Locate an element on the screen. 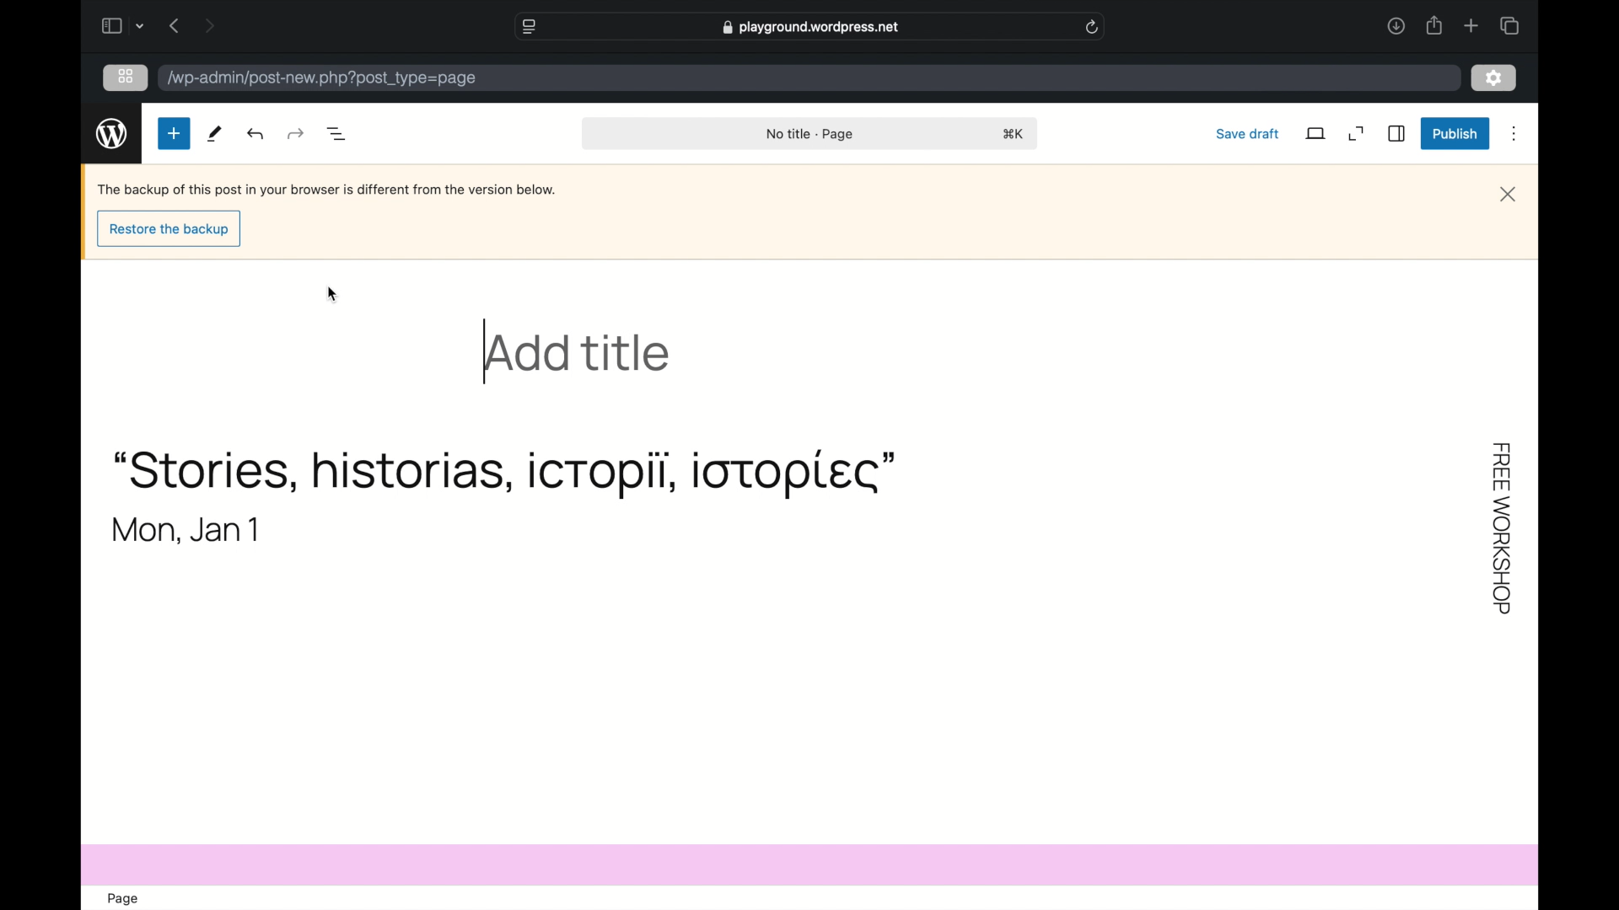 This screenshot has width=1619, height=910. web address is located at coordinates (810, 28).